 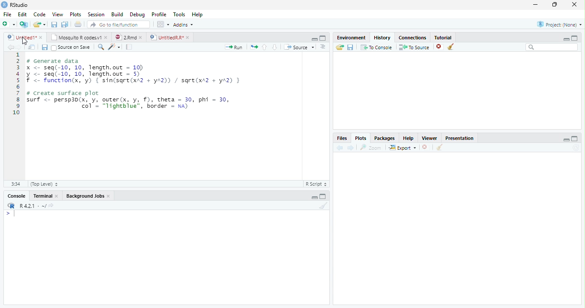 I want to click on RStudio, so click(x=15, y=5).